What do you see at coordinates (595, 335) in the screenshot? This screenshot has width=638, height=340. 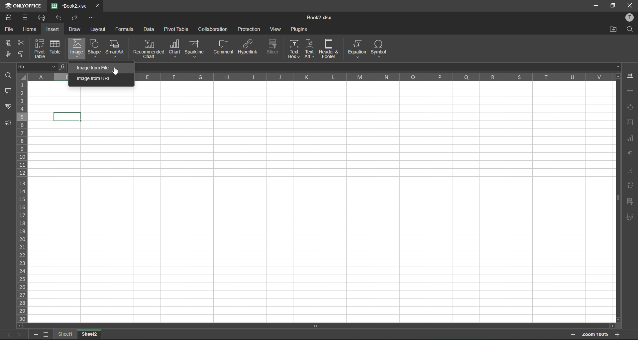 I see `zoom 100%` at bounding box center [595, 335].